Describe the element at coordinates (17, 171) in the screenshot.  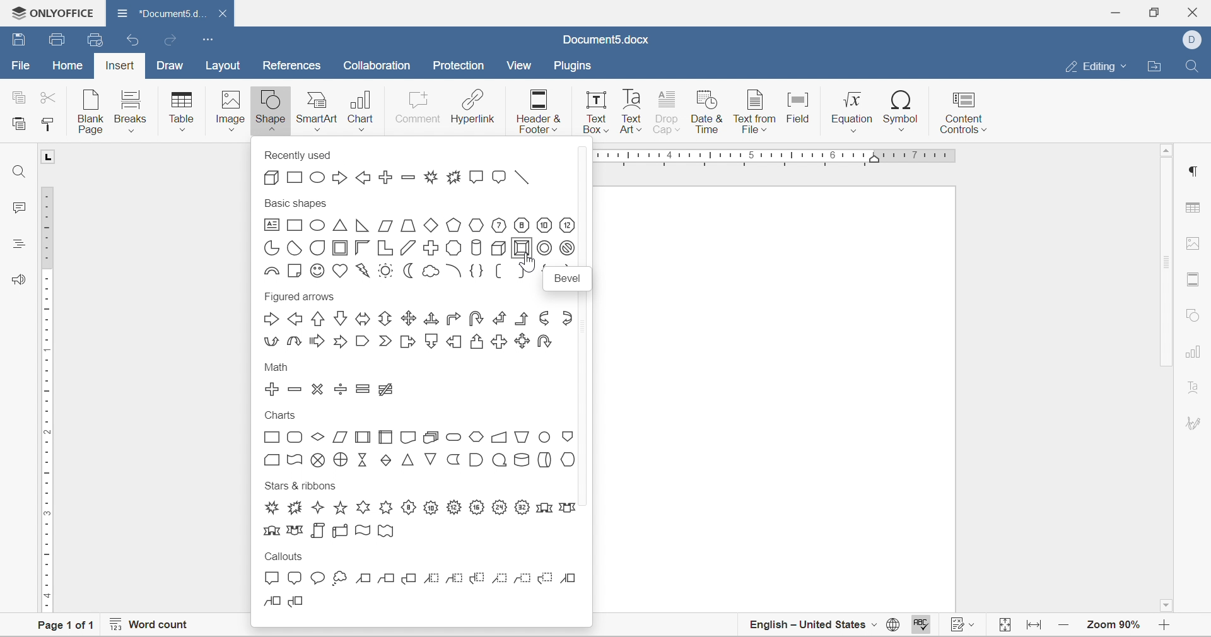
I see `find` at that location.